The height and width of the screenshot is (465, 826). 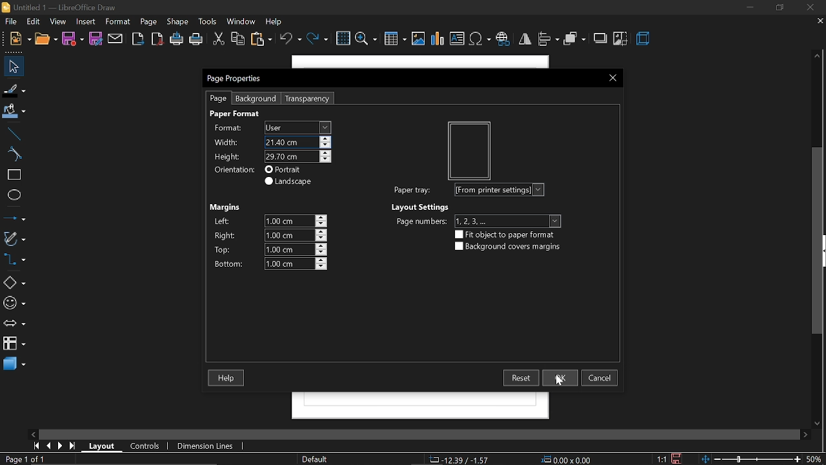 What do you see at coordinates (138, 39) in the screenshot?
I see `export` at bounding box center [138, 39].